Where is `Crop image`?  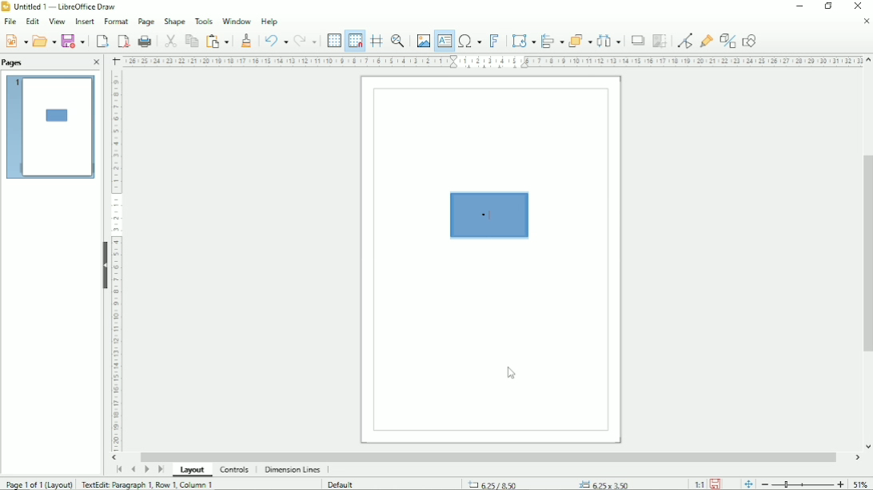 Crop image is located at coordinates (660, 41).